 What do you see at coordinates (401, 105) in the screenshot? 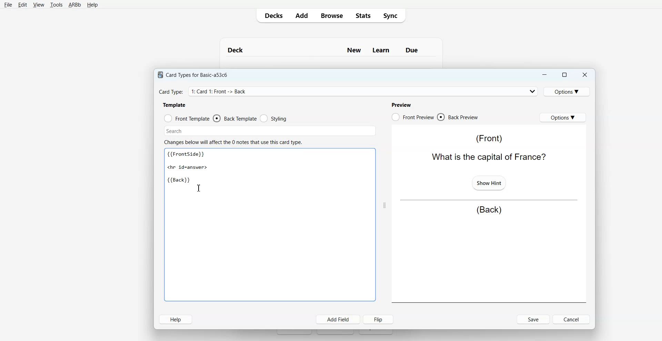
I see `Preview` at bounding box center [401, 105].